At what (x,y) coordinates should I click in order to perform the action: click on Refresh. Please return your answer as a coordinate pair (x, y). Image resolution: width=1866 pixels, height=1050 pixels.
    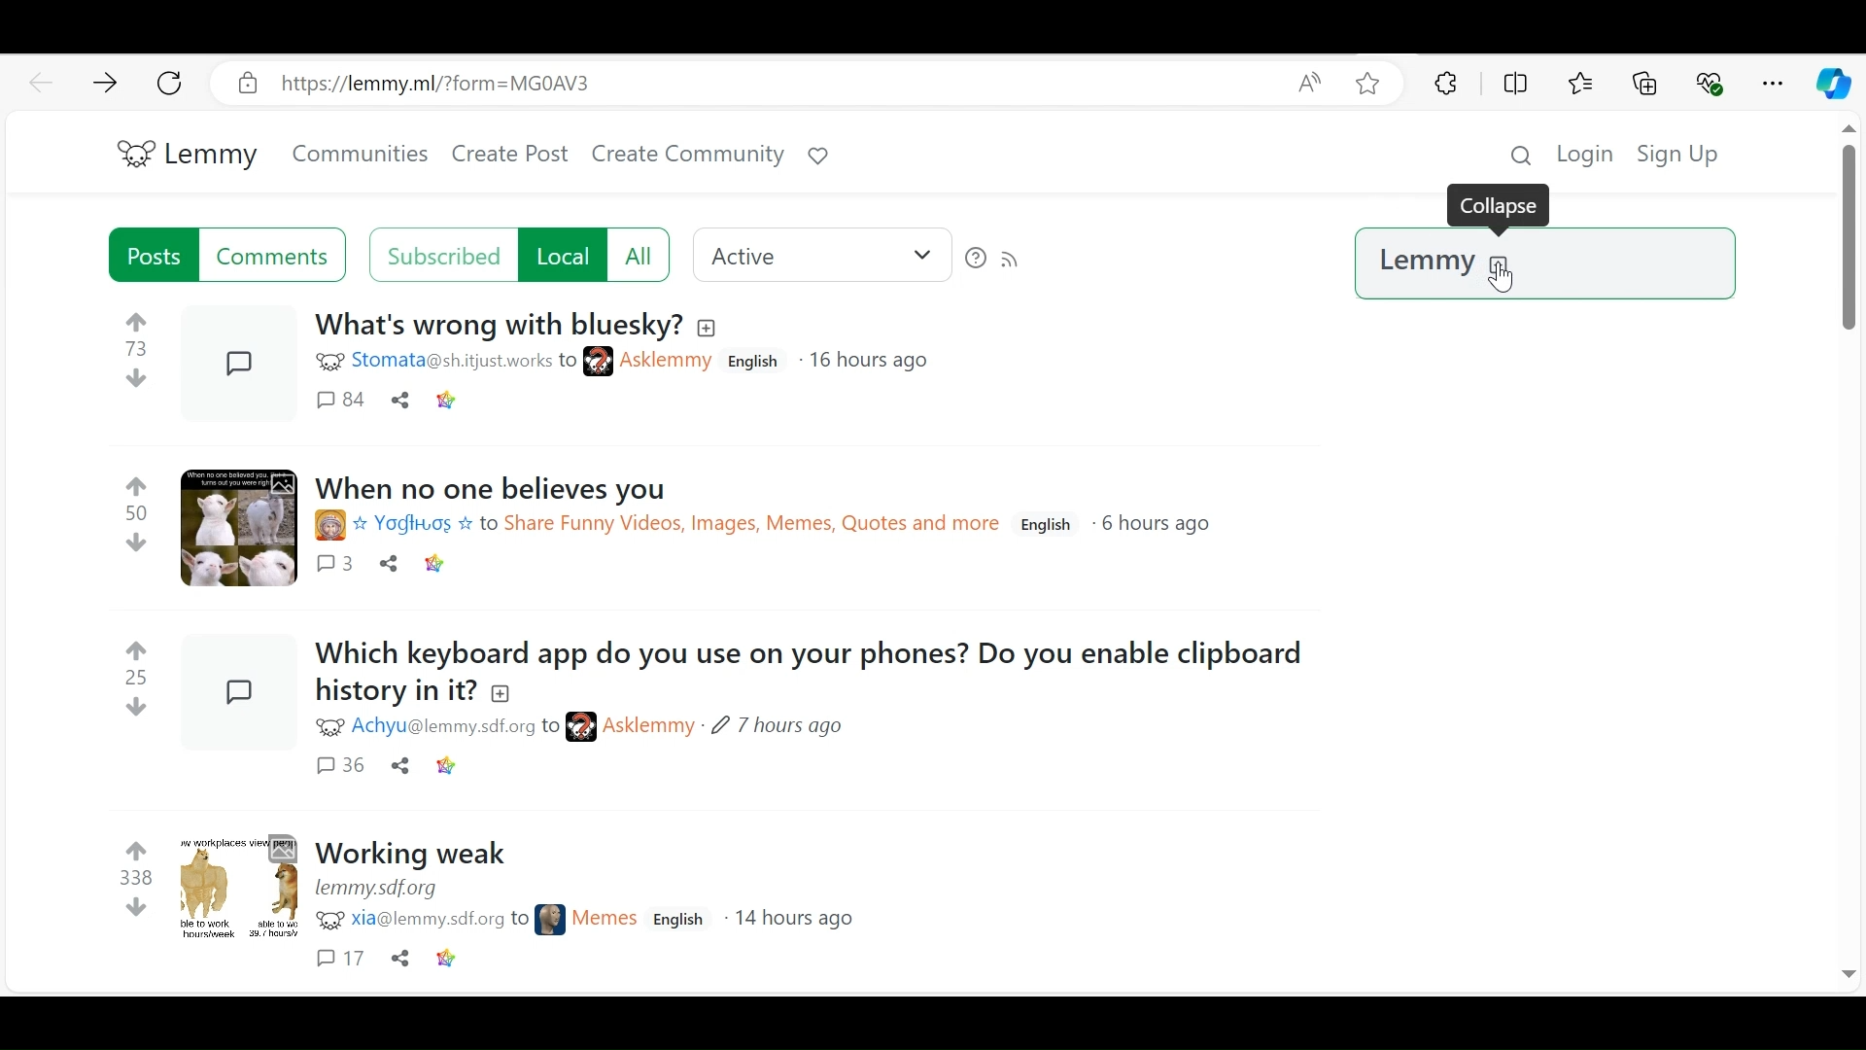
    Looking at the image, I should click on (170, 84).